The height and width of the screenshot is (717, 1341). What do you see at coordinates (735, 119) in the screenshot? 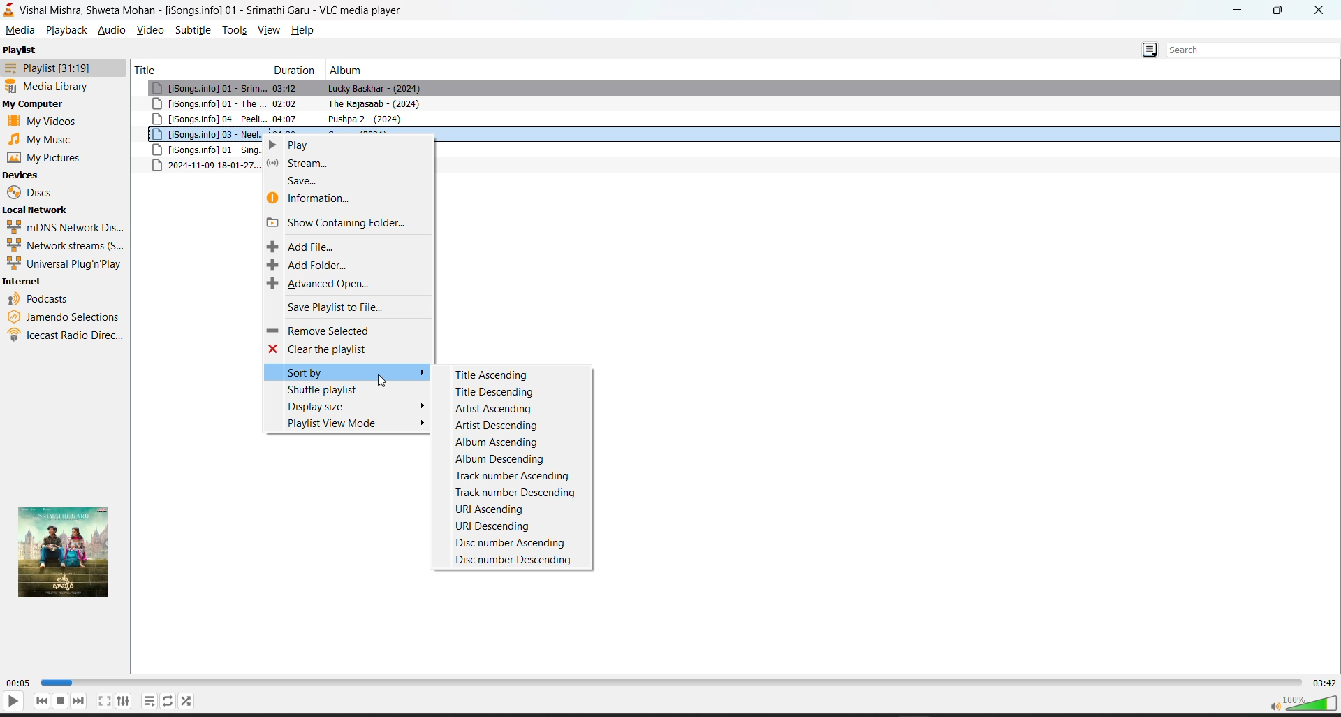
I see `song` at bounding box center [735, 119].